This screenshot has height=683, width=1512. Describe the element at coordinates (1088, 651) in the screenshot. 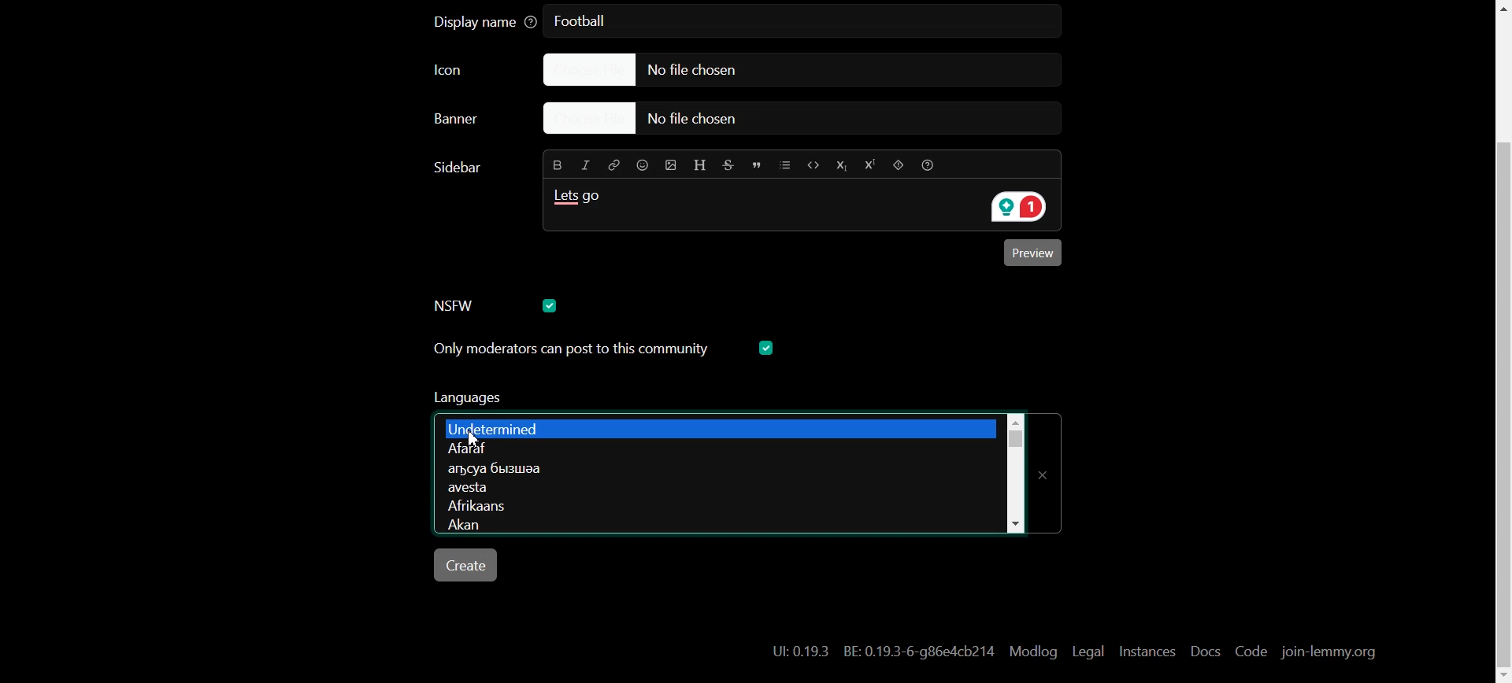

I see `Legal` at that location.